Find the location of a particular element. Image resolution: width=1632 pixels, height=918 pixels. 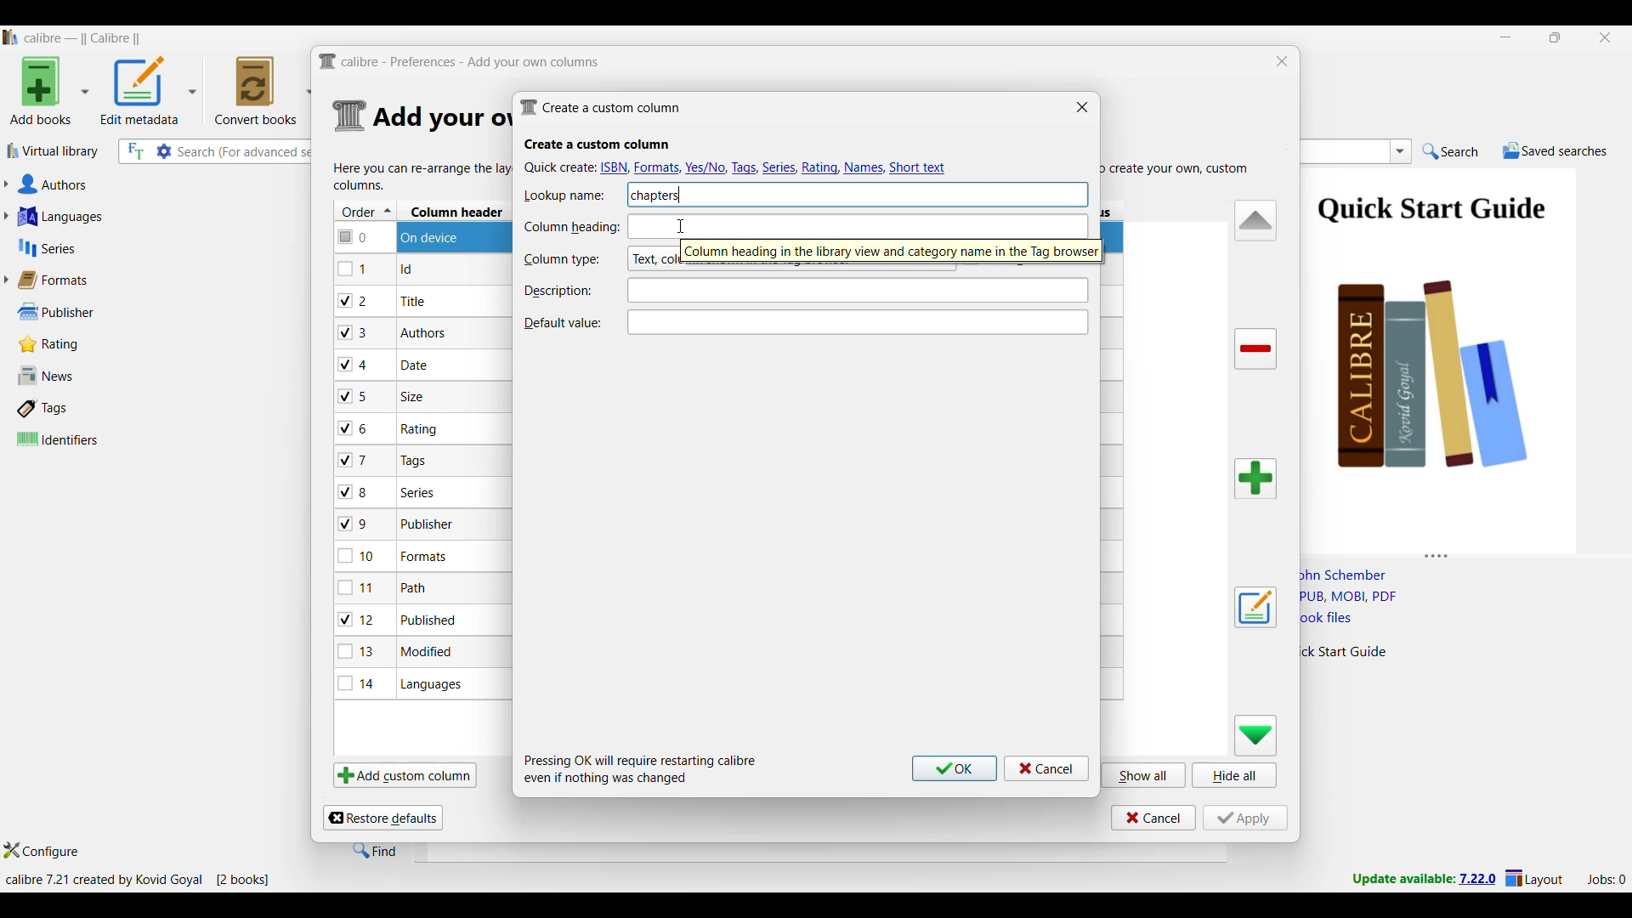

checkbox - 1 is located at coordinates (354, 269).